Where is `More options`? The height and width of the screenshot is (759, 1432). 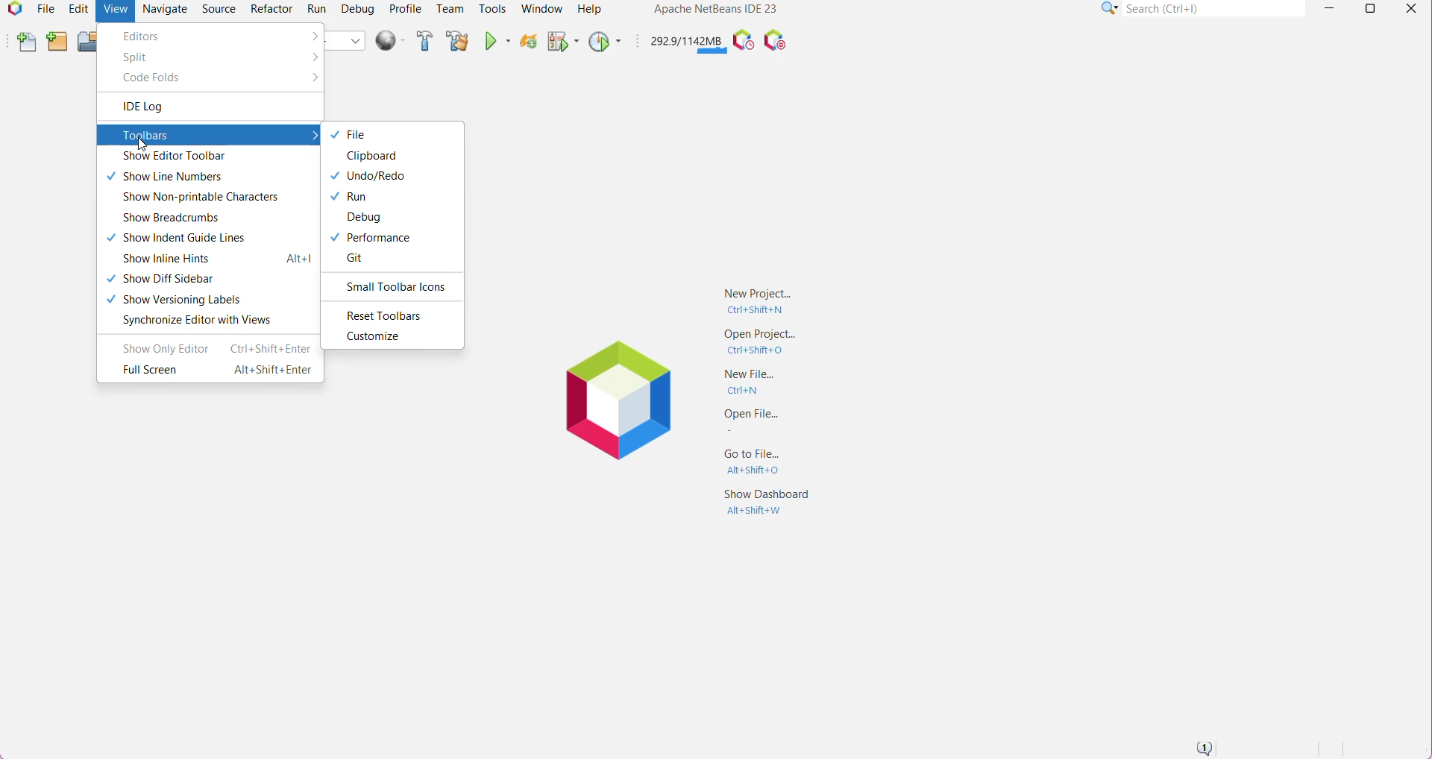 More options is located at coordinates (311, 57).